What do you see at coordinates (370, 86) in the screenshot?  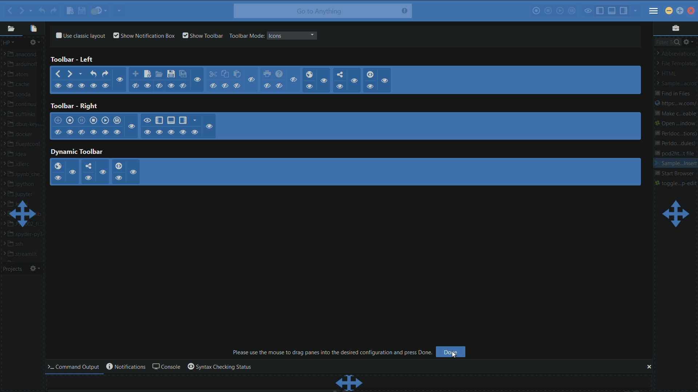 I see `show/hide` at bounding box center [370, 86].